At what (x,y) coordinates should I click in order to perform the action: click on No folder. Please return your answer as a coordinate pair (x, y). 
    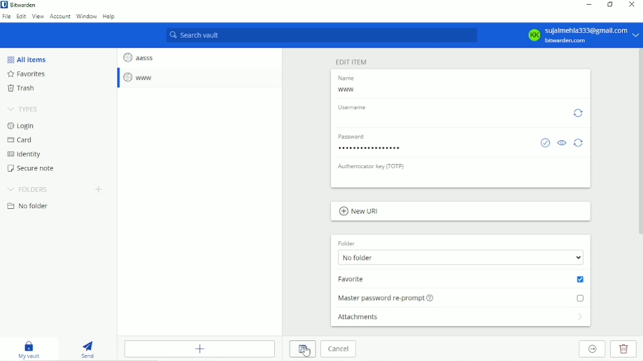
    Looking at the image, I should click on (462, 258).